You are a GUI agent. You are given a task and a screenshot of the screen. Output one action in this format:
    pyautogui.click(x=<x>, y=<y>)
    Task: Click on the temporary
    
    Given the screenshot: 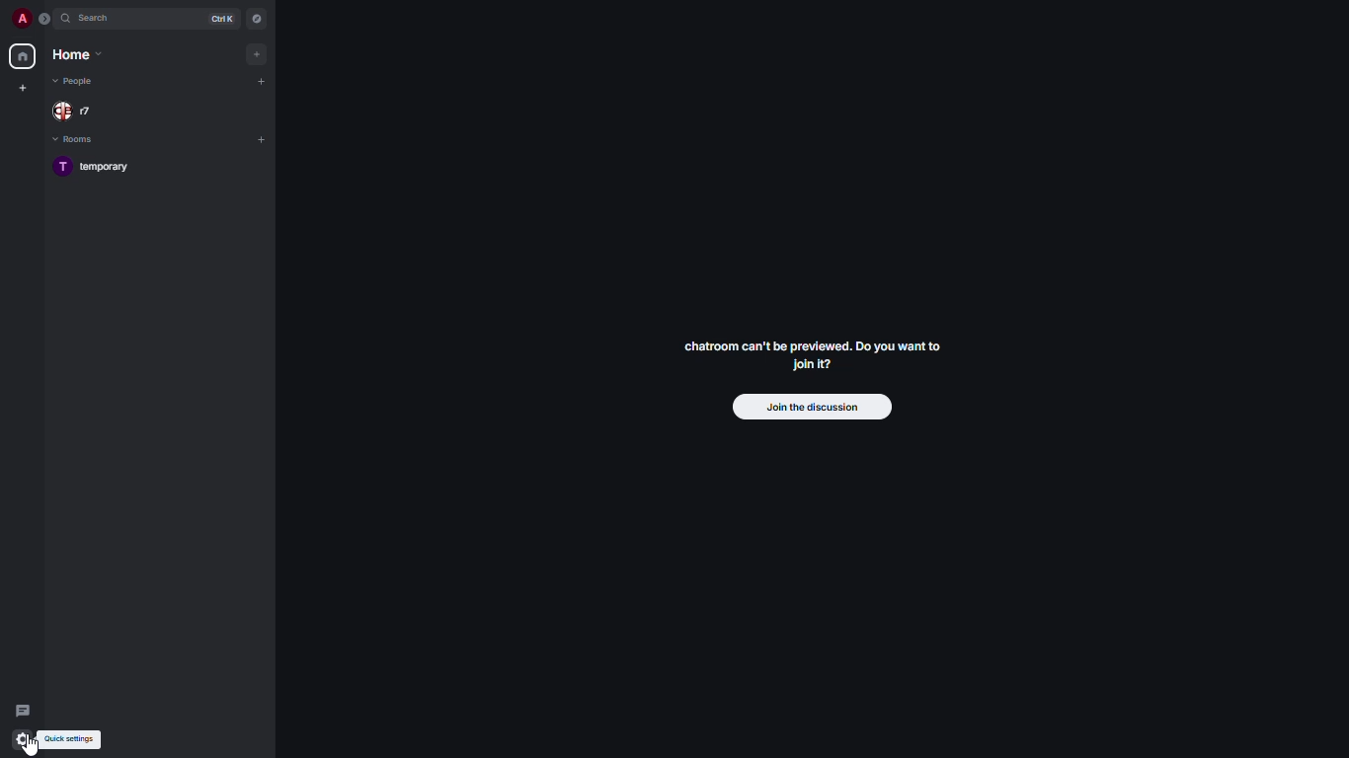 What is the action you would take?
    pyautogui.click(x=96, y=166)
    